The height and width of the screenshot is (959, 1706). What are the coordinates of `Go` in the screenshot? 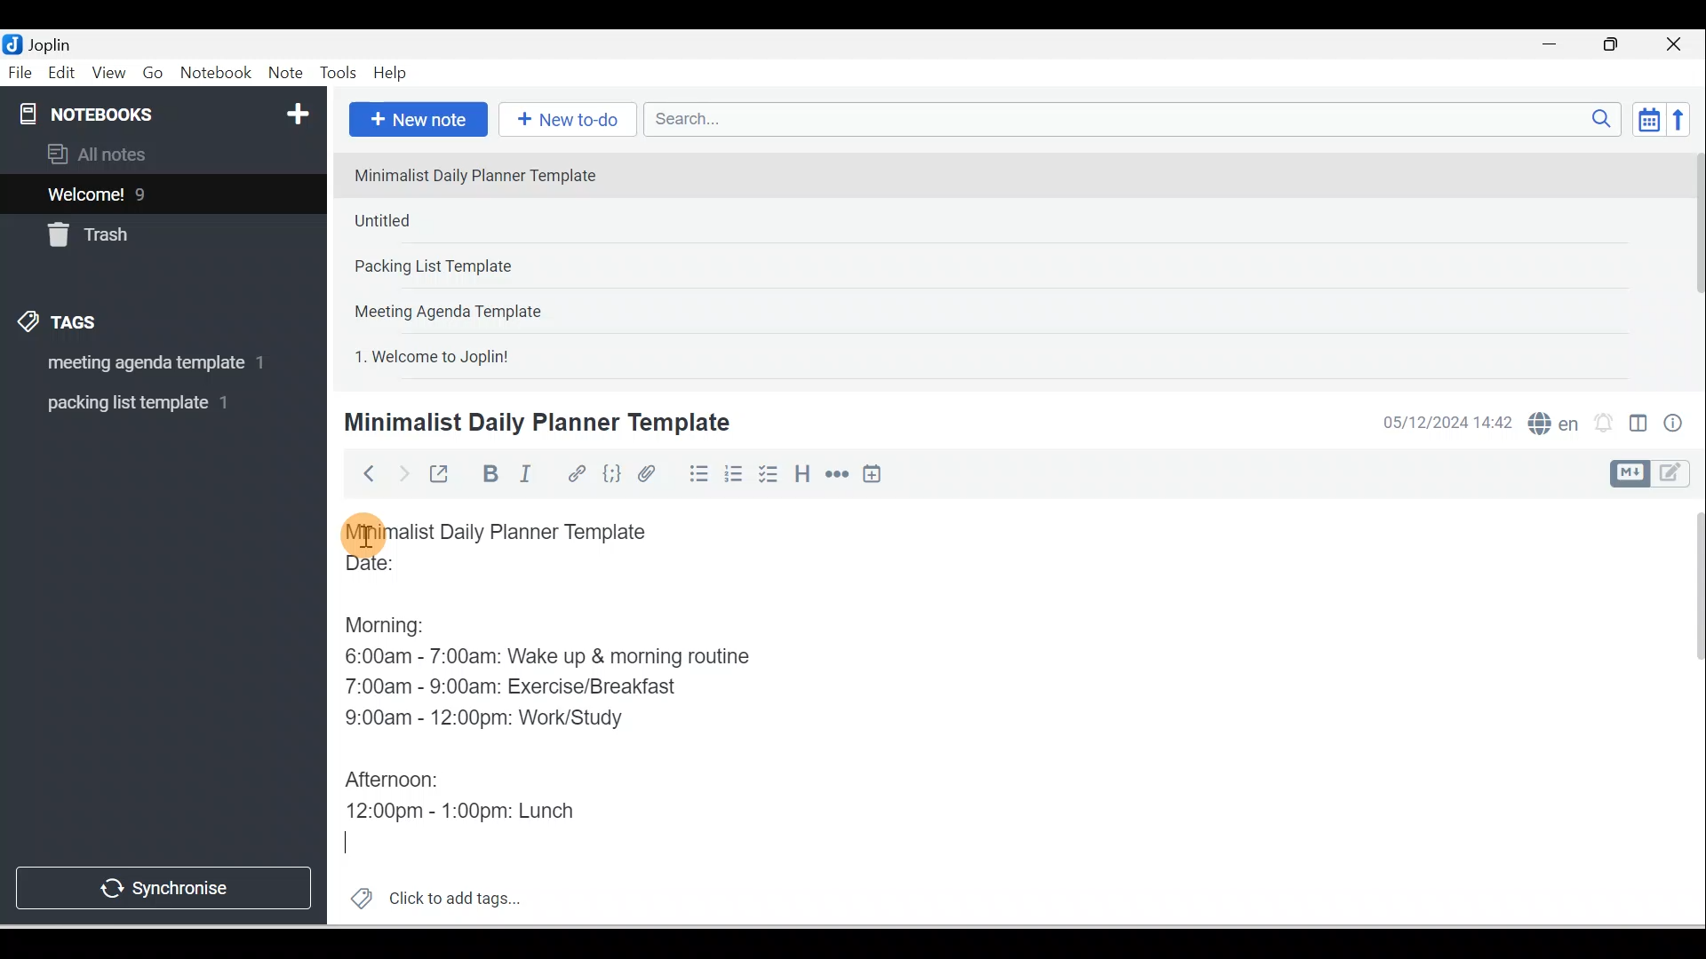 It's located at (155, 74).